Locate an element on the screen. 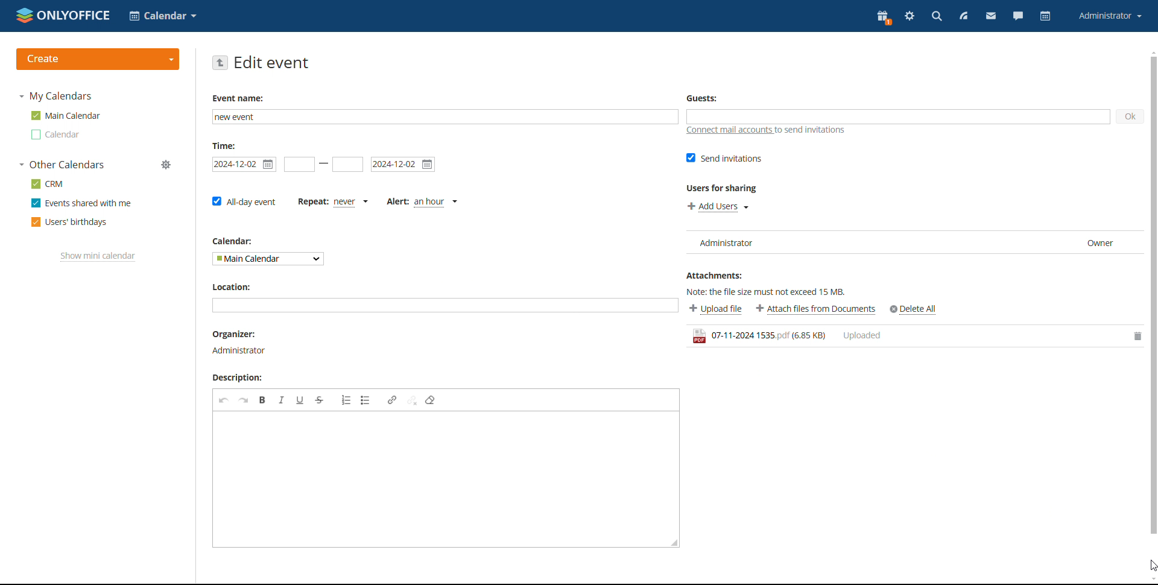 This screenshot has width=1158, height=585. description is located at coordinates (242, 378).